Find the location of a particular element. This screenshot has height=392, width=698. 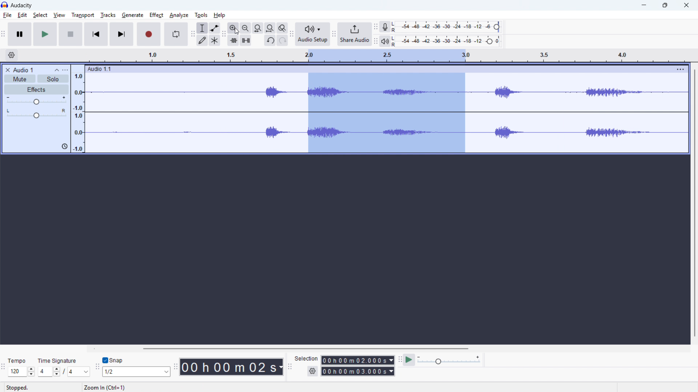

Collapse is located at coordinates (57, 70).